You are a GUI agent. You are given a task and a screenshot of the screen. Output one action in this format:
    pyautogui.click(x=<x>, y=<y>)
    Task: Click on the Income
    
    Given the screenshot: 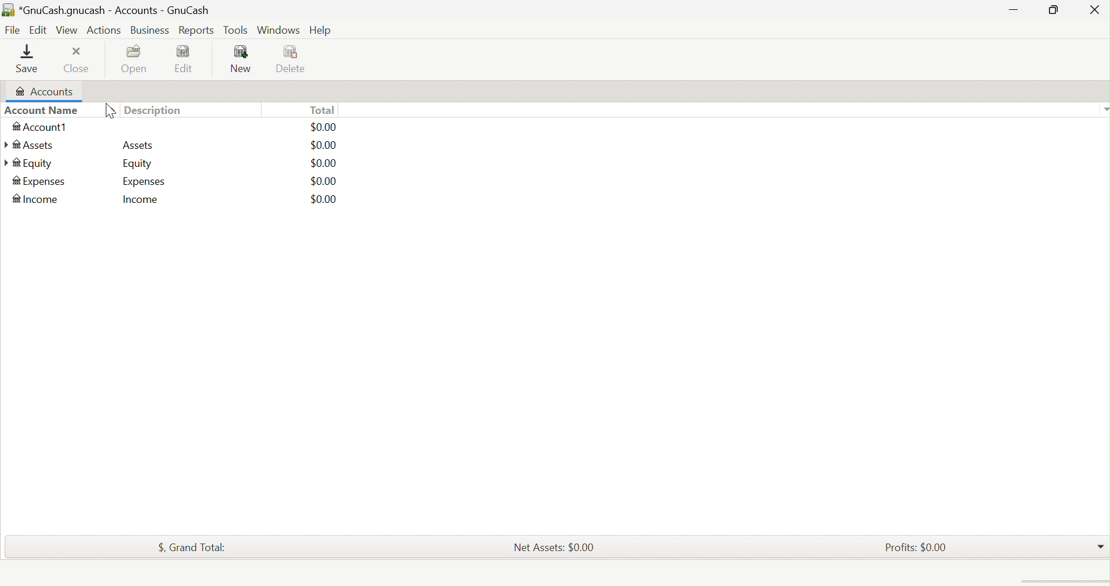 What is the action you would take?
    pyautogui.click(x=37, y=181)
    